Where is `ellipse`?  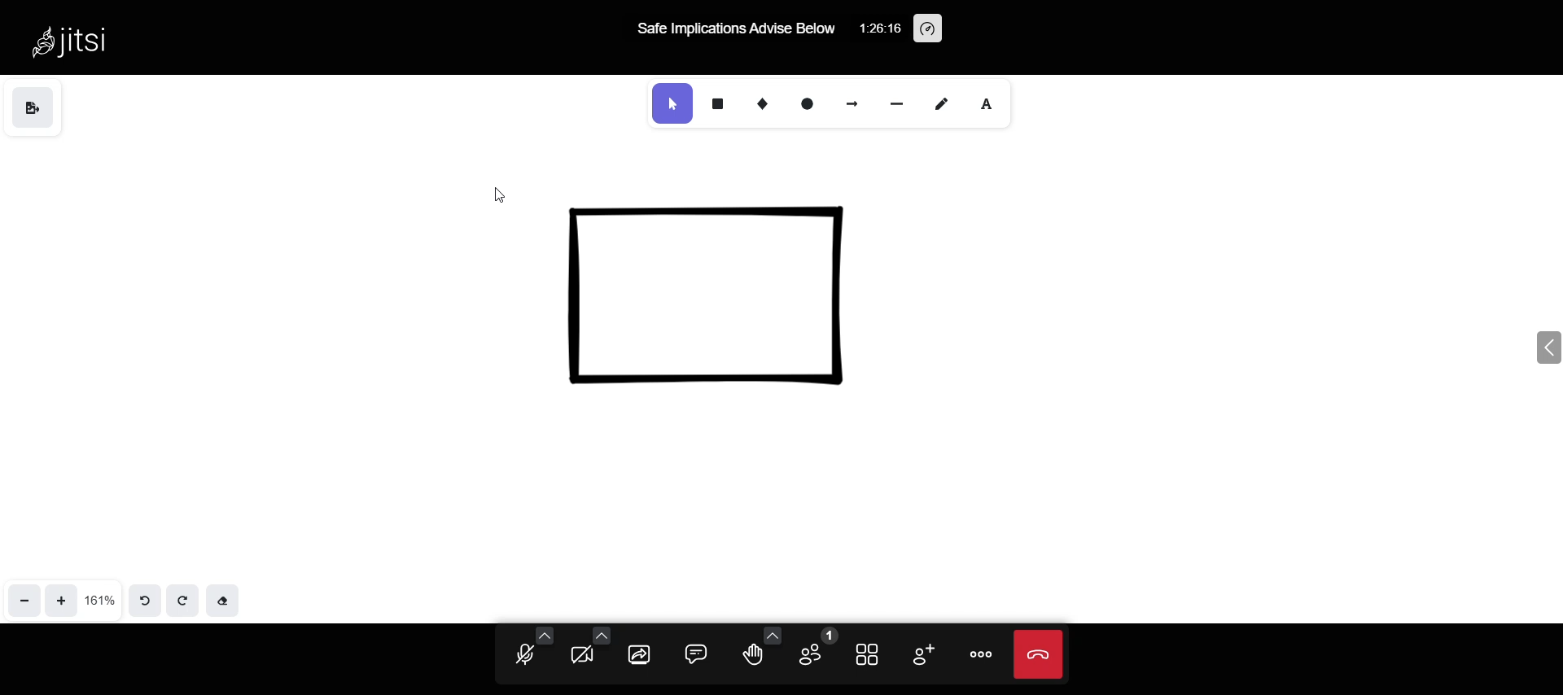 ellipse is located at coordinates (807, 103).